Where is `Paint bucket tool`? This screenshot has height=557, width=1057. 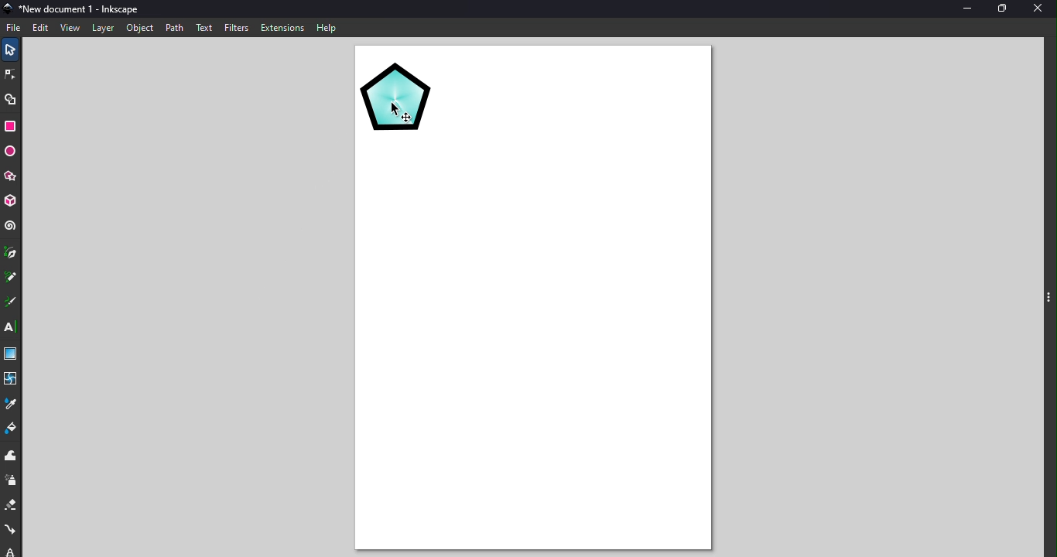 Paint bucket tool is located at coordinates (10, 430).